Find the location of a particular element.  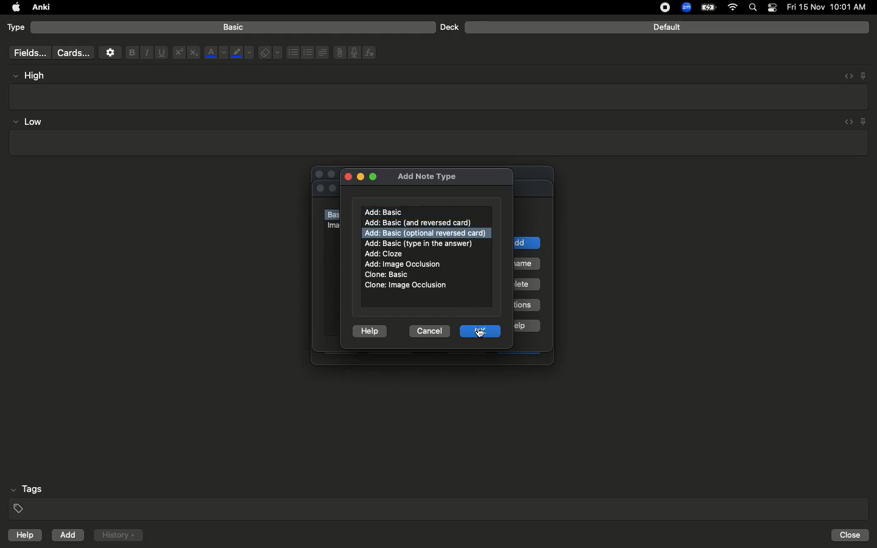

Fields is located at coordinates (27, 52).